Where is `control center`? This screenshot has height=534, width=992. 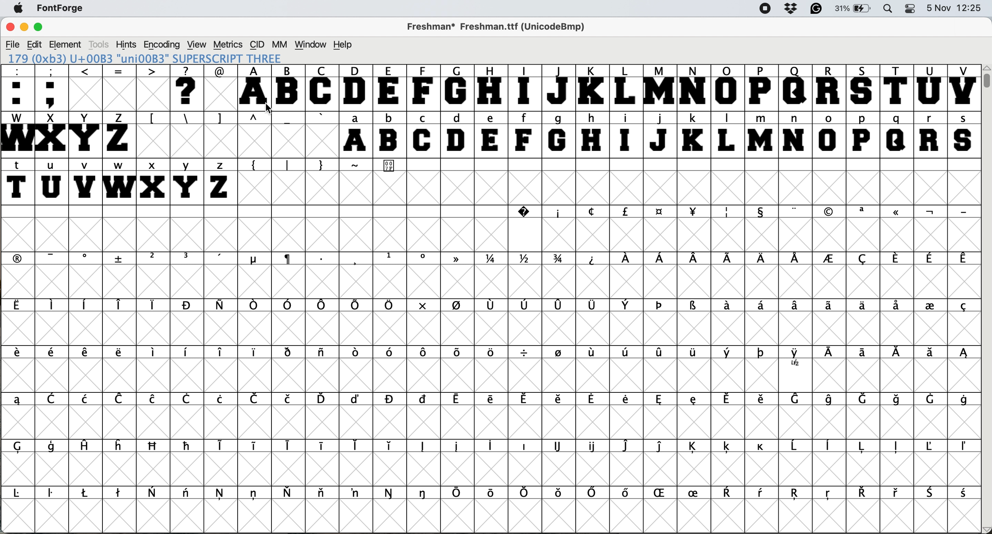
control center is located at coordinates (911, 9).